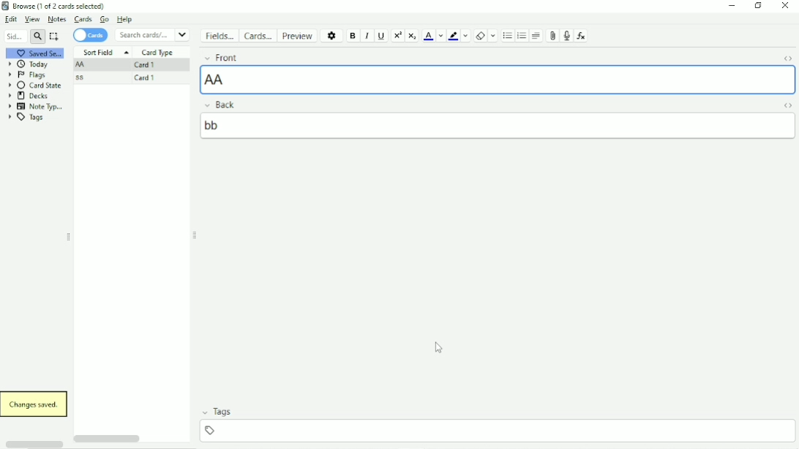  What do you see at coordinates (367, 36) in the screenshot?
I see `Italic` at bounding box center [367, 36].